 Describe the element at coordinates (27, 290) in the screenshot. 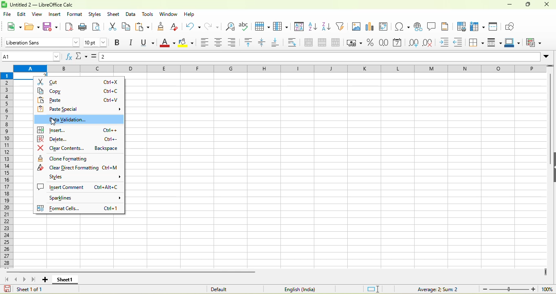

I see `sheet 1 0f 1` at that location.